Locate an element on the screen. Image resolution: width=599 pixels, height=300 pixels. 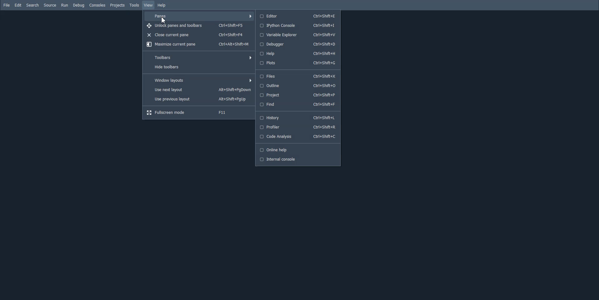
Search is located at coordinates (33, 5).